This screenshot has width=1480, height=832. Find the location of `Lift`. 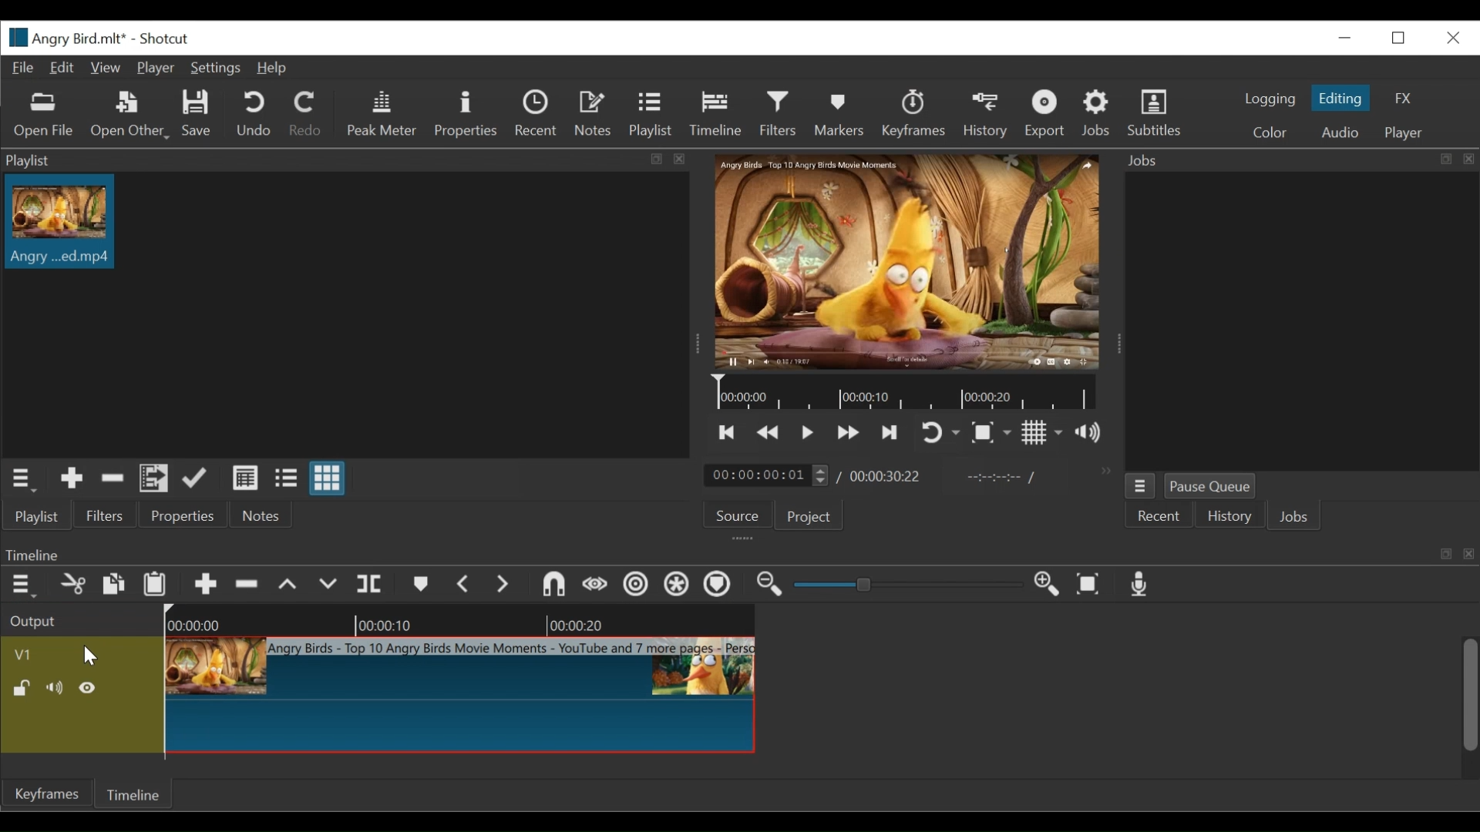

Lift is located at coordinates (290, 585).